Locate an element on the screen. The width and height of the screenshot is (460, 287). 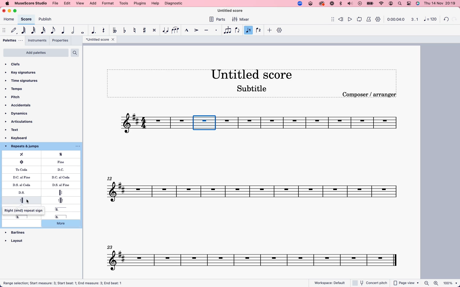
d.s al fine is located at coordinates (59, 185).